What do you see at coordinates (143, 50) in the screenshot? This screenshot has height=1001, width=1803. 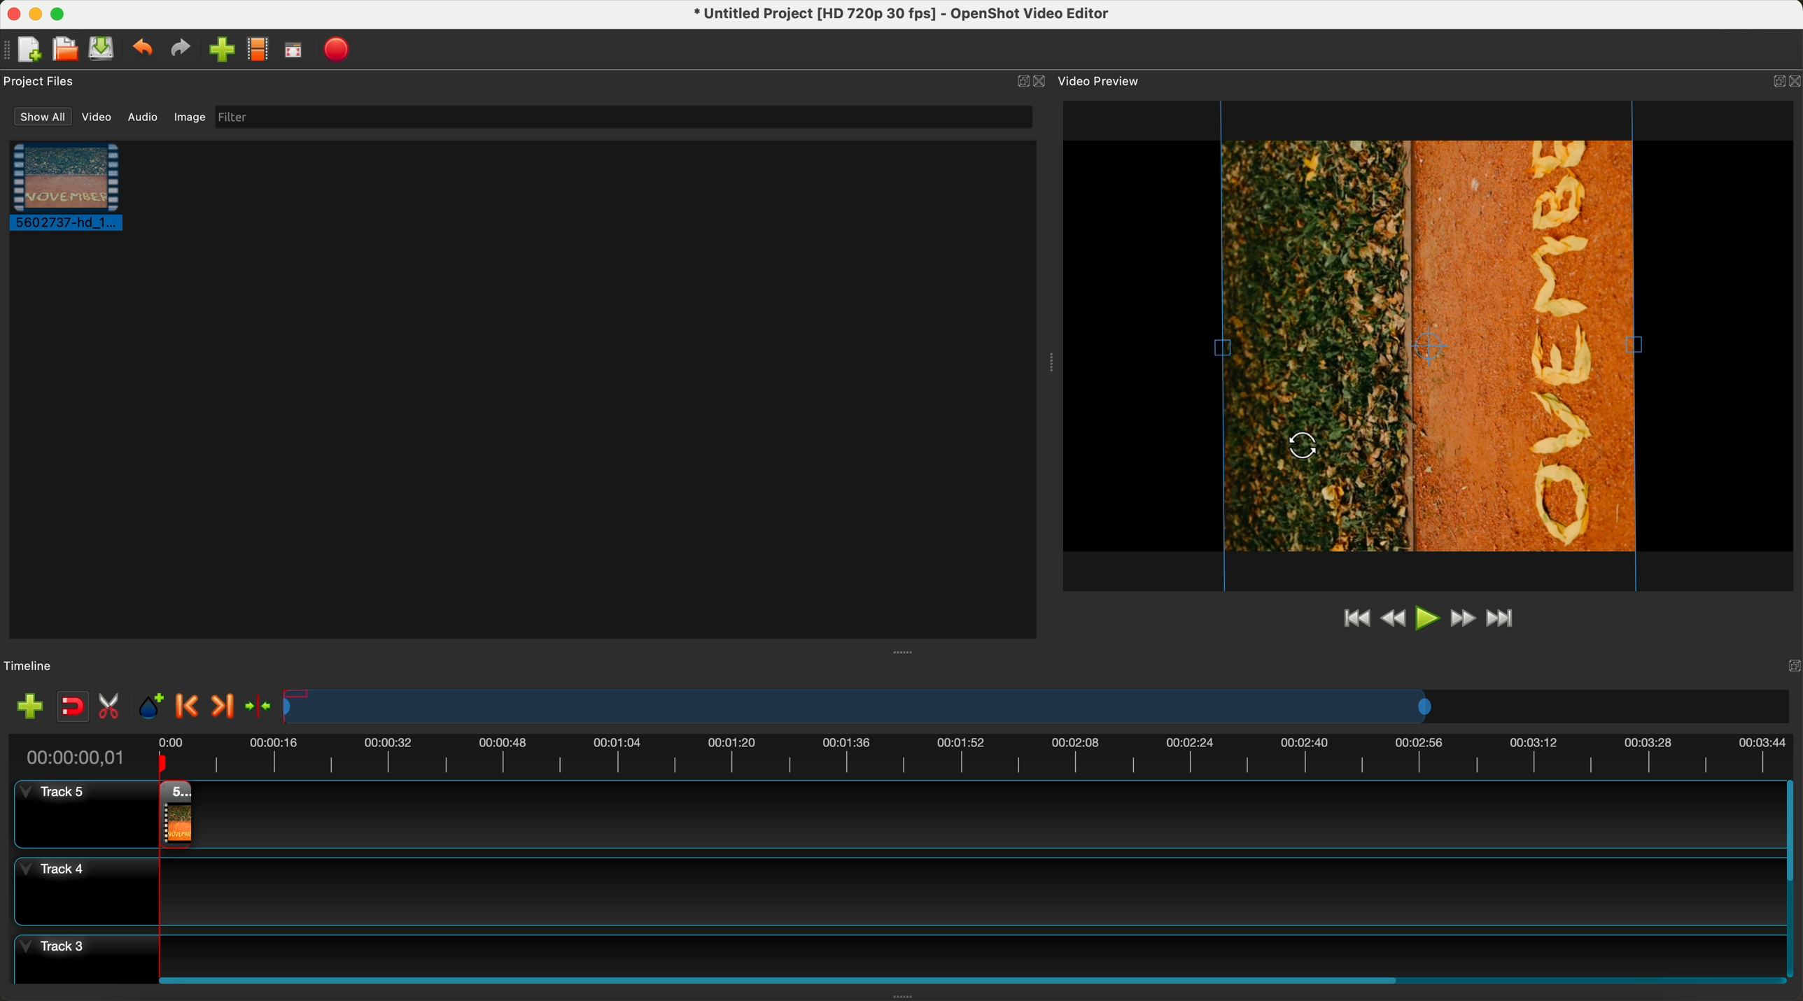 I see `undo` at bounding box center [143, 50].